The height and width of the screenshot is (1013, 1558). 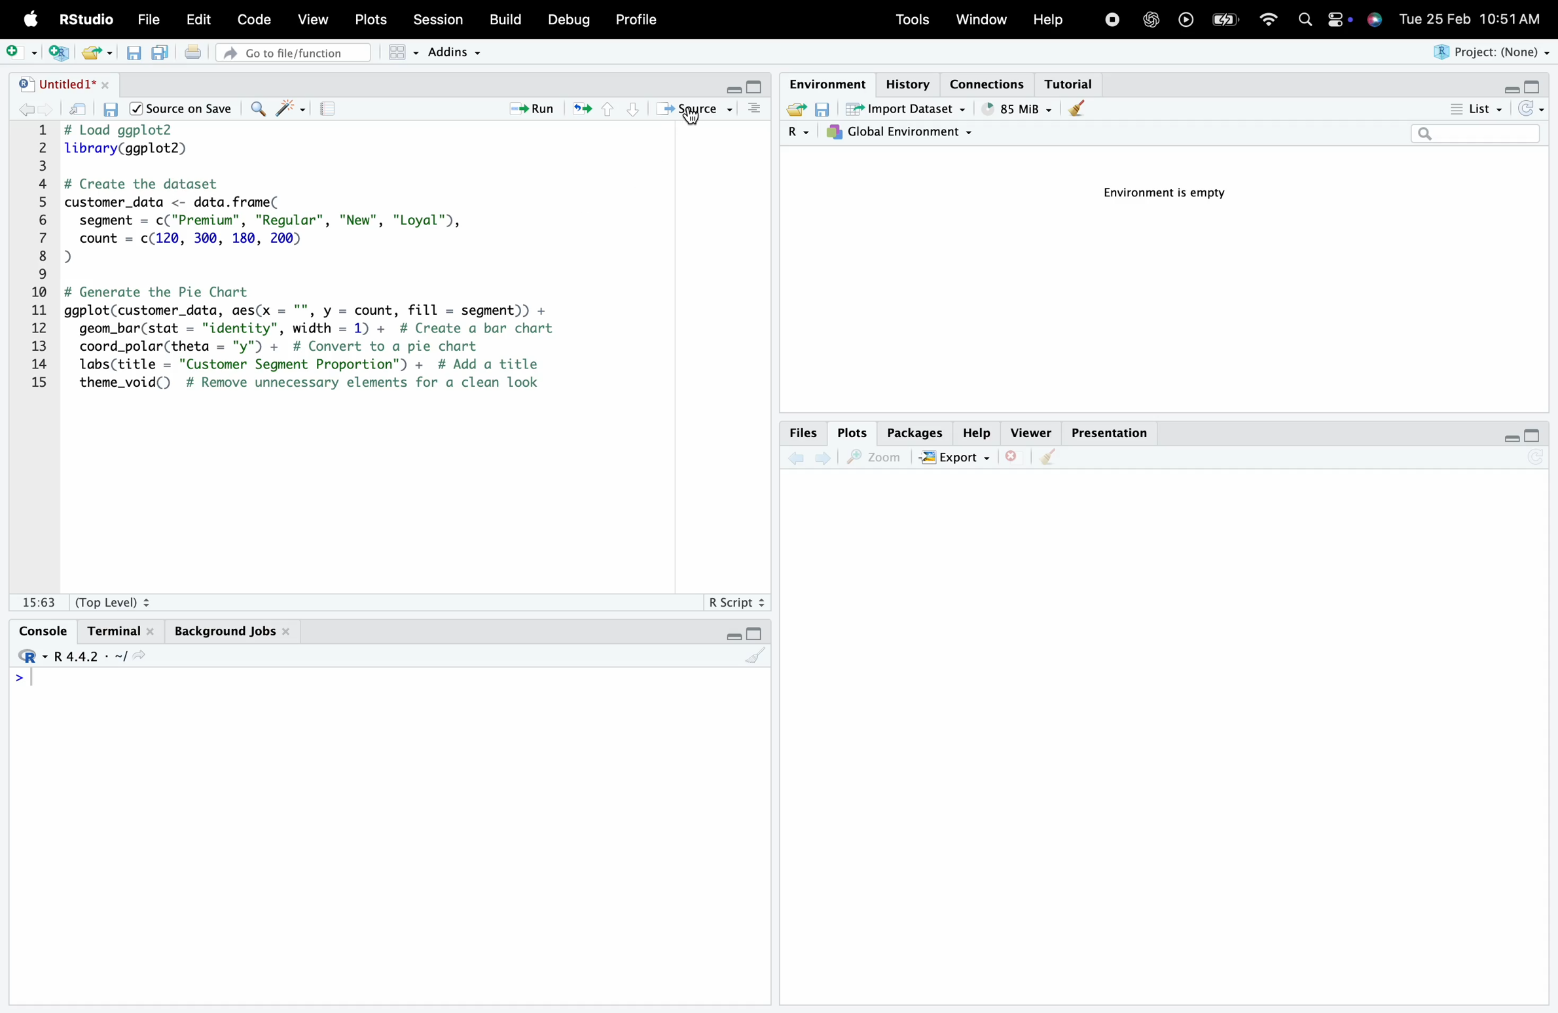 I want to click on cursor, so click(x=693, y=118).